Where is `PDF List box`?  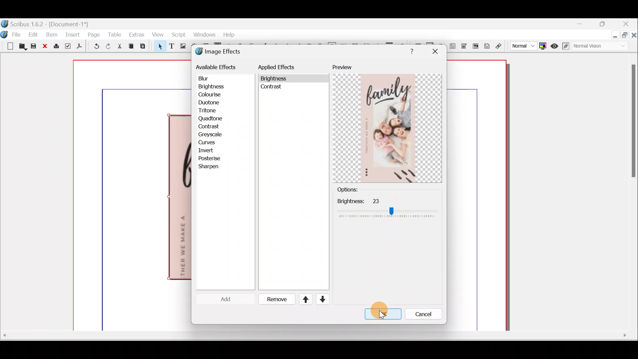 PDF List box is located at coordinates (476, 45).